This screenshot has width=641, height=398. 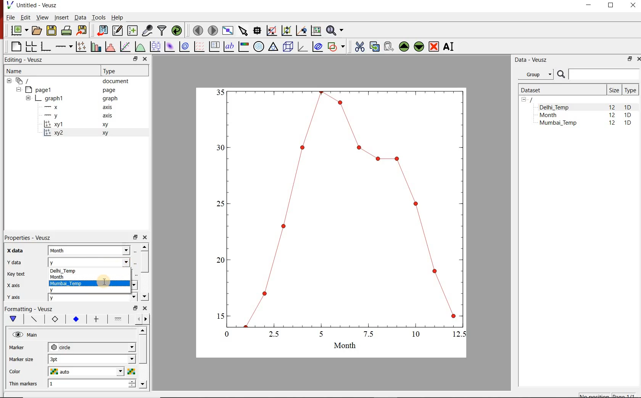 What do you see at coordinates (75, 108) in the screenshot?
I see `-x axis` at bounding box center [75, 108].